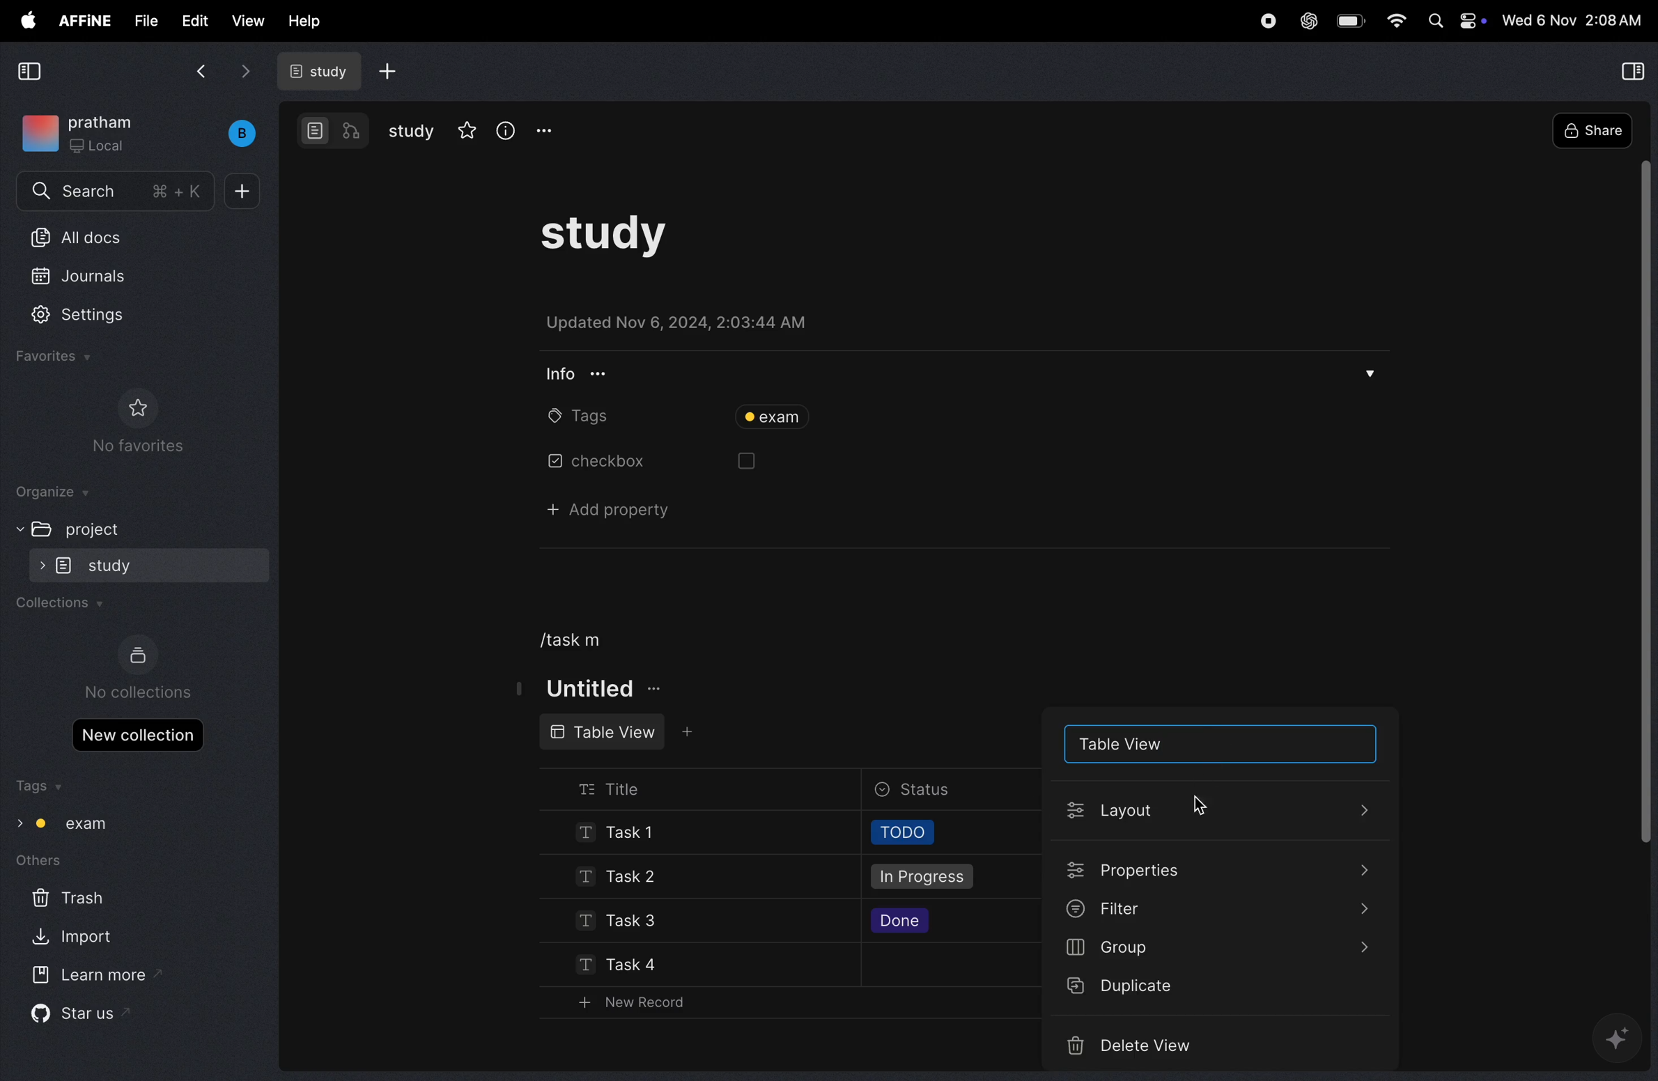 This screenshot has width=1658, height=1081. I want to click on time and date, so click(1576, 21).